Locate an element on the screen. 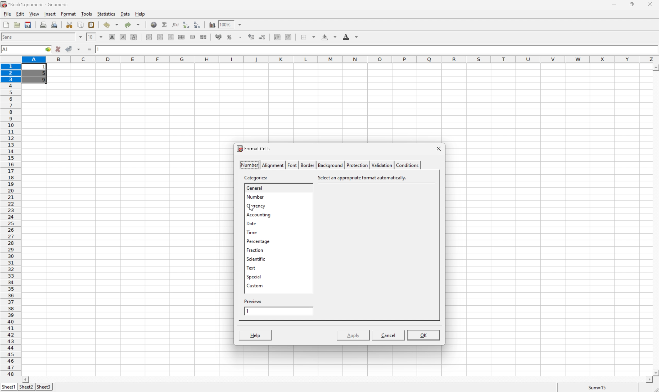 The image size is (659, 392). categories is located at coordinates (257, 178).